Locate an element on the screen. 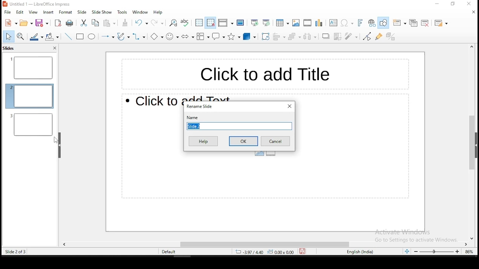 Image resolution: width=479 pixels, height=269 pixels. tables is located at coordinates (283, 23).